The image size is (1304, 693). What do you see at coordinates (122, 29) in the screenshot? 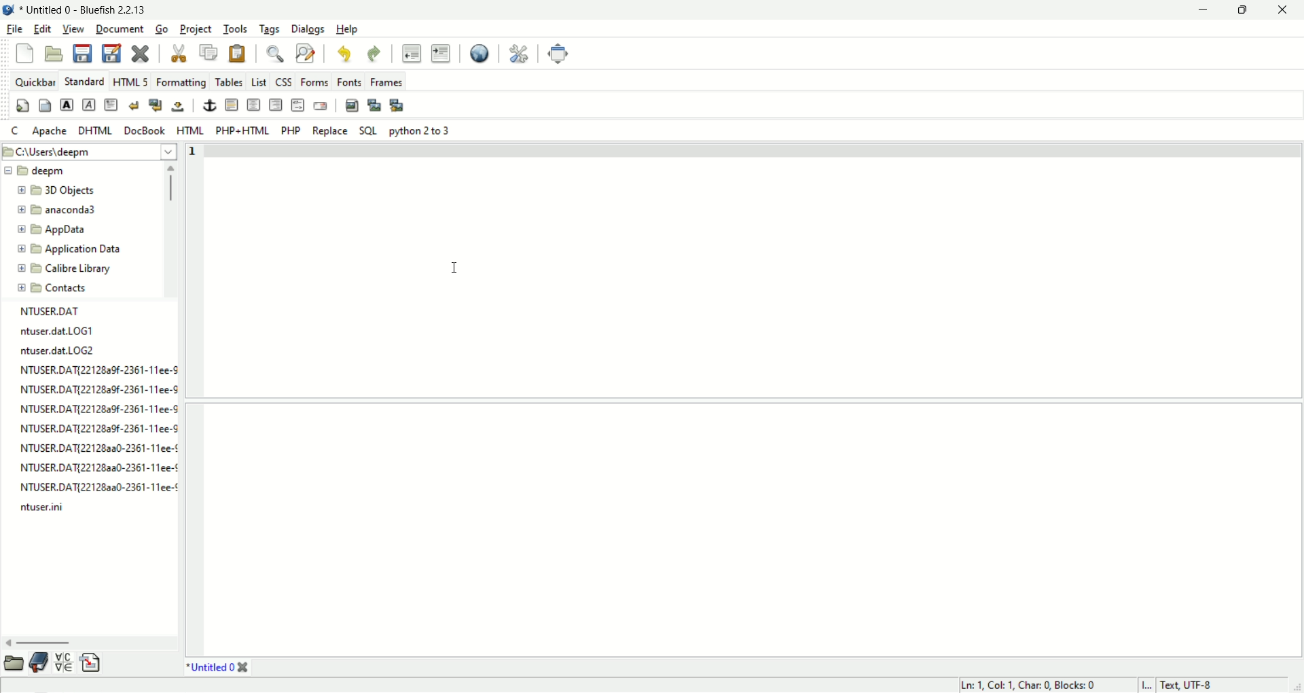
I see `document` at bounding box center [122, 29].